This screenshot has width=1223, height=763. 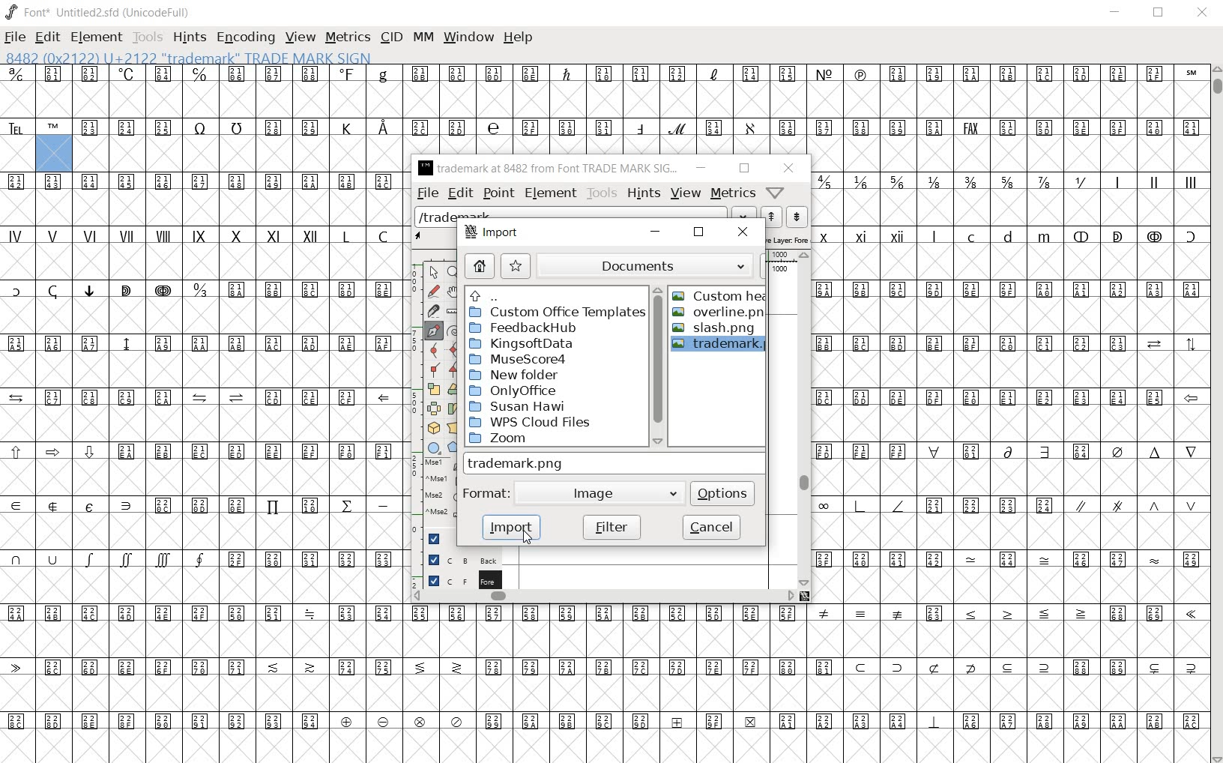 What do you see at coordinates (644, 193) in the screenshot?
I see `hints` at bounding box center [644, 193].